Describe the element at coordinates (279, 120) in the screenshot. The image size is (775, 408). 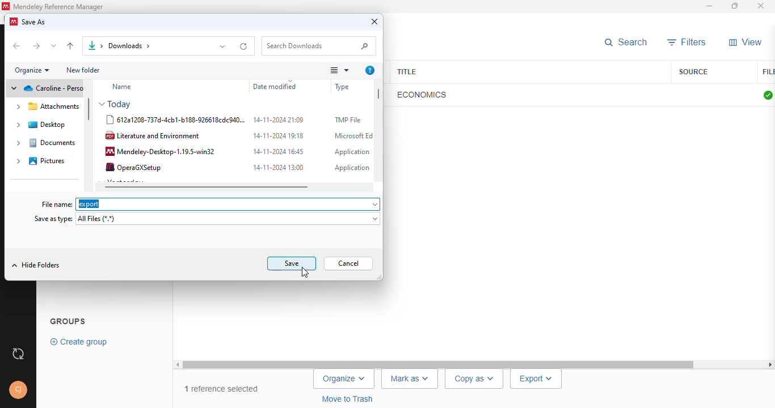
I see `14-11-2024 21:09` at that location.